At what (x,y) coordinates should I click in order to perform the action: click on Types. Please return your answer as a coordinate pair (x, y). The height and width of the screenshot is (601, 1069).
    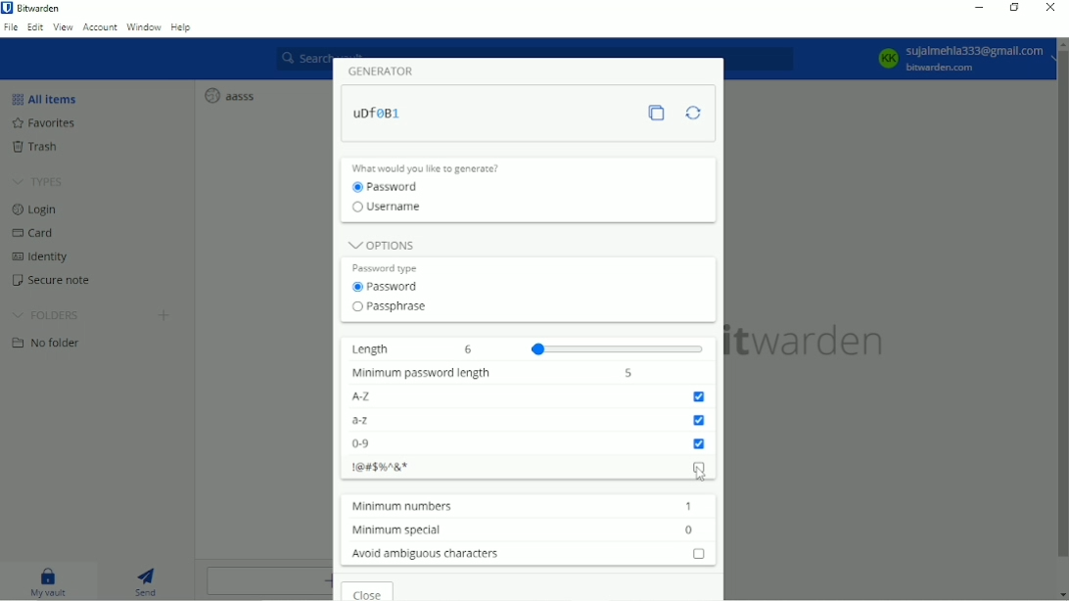
    Looking at the image, I should click on (41, 181).